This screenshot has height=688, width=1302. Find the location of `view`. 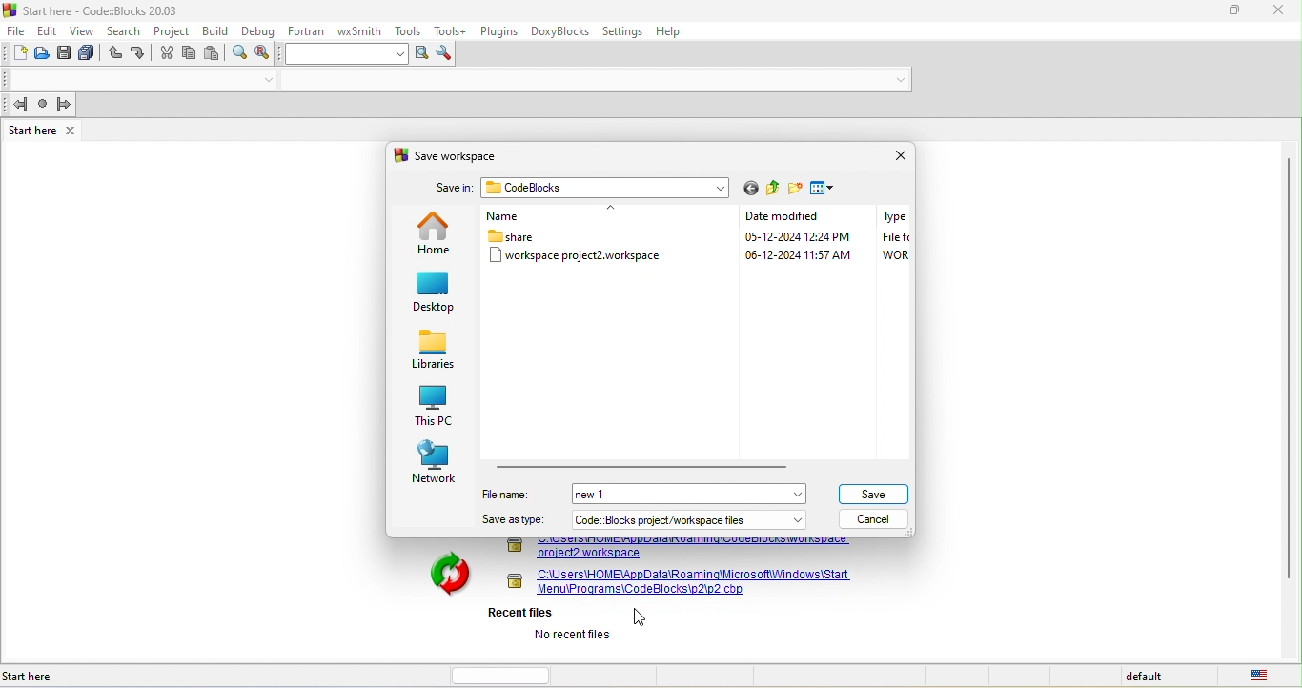

view is located at coordinates (82, 30).